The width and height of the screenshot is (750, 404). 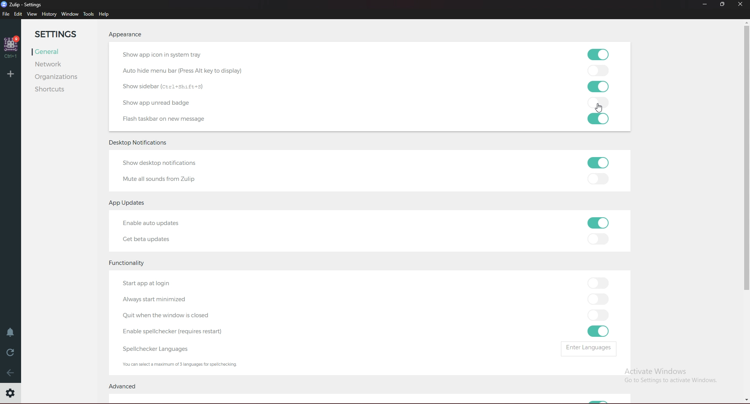 What do you see at coordinates (60, 52) in the screenshot?
I see `General` at bounding box center [60, 52].